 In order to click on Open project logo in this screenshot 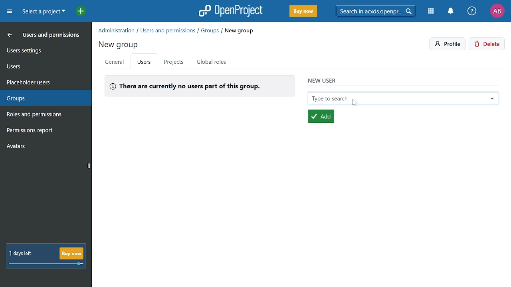, I will do `click(231, 11)`.